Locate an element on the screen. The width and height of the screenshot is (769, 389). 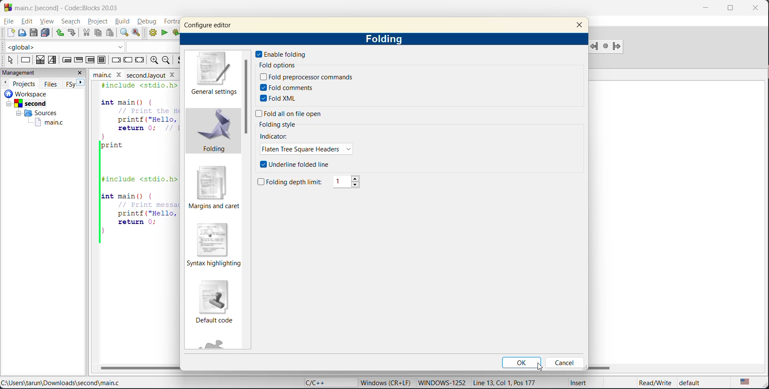
toggle source is located at coordinates (182, 61).